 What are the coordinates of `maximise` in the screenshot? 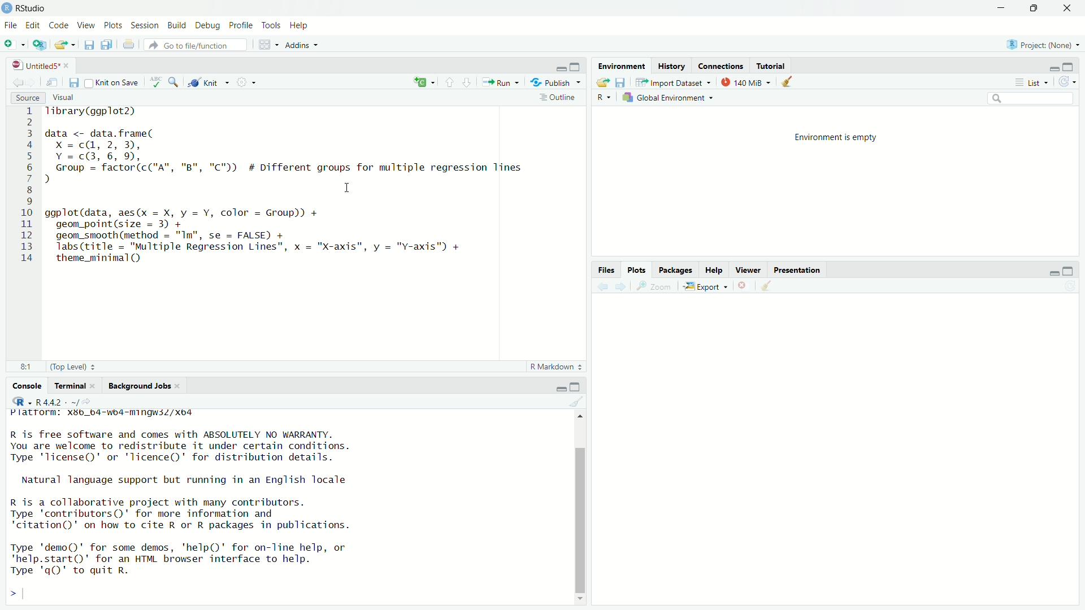 It's located at (1038, 9).